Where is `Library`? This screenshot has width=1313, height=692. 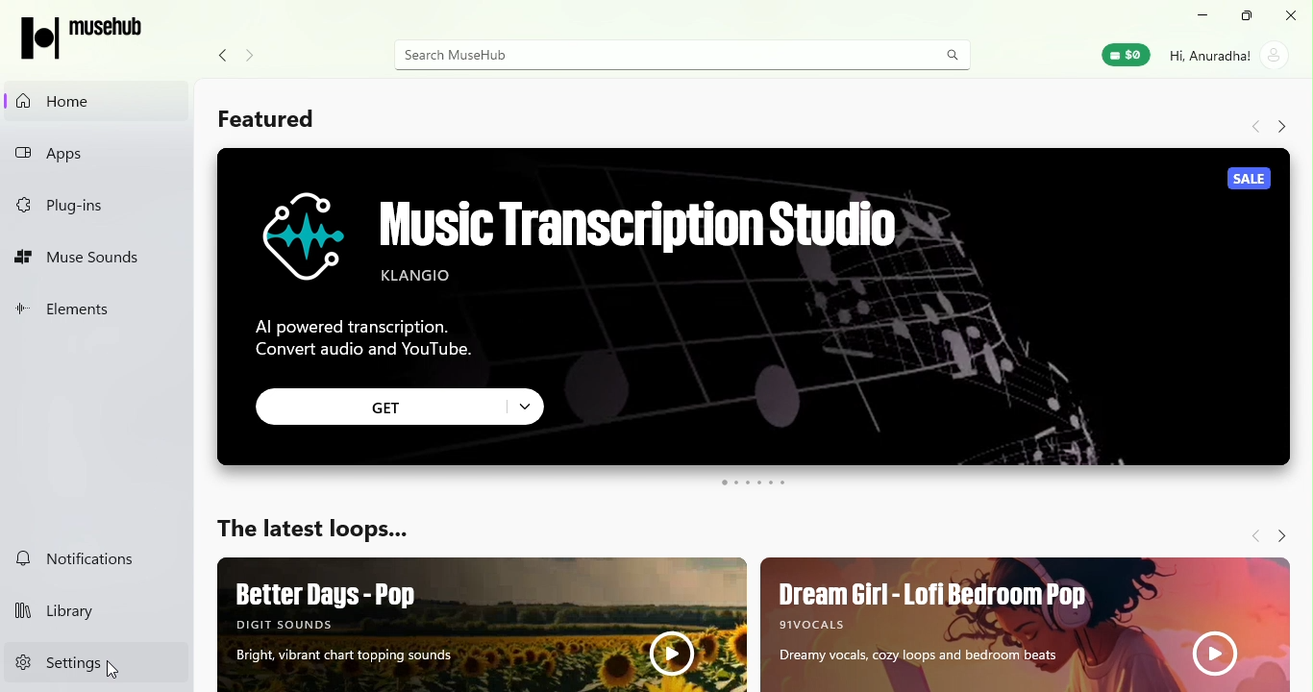 Library is located at coordinates (98, 612).